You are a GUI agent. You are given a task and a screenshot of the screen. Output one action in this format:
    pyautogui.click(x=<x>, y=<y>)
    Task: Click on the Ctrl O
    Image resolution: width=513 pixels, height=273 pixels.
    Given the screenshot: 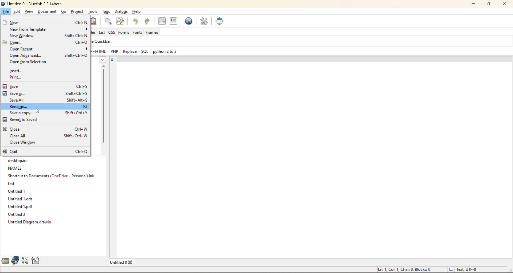 What is the action you would take?
    pyautogui.click(x=80, y=41)
    